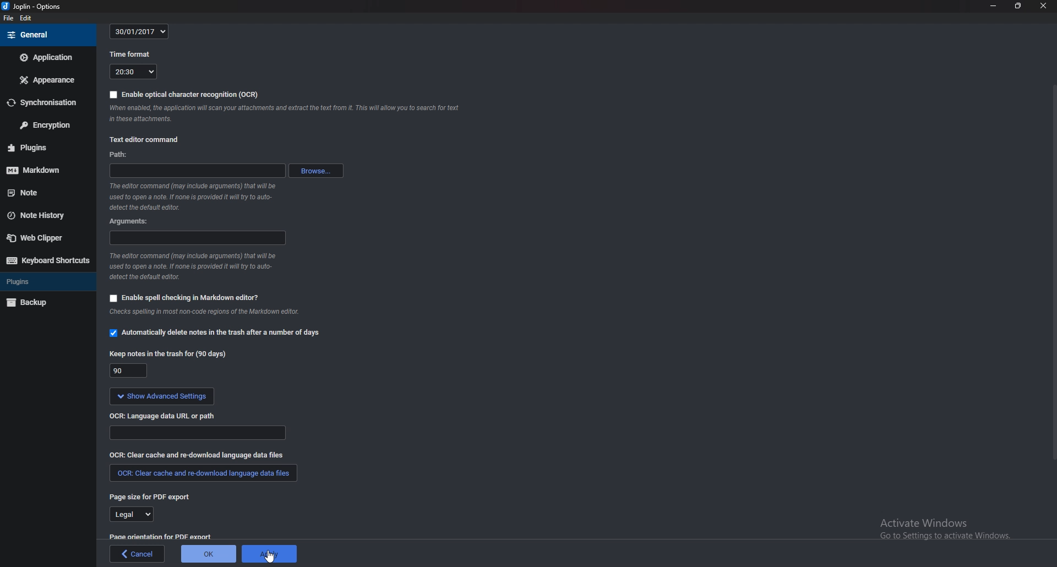  I want to click on Time format, so click(132, 54).